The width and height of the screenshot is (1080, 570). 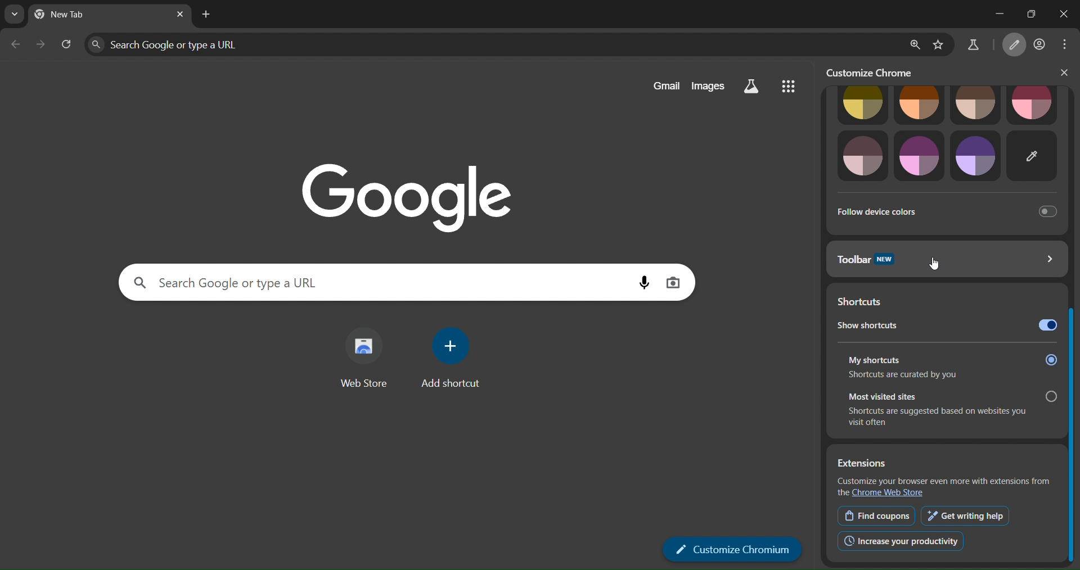 I want to click on the, so click(x=842, y=492).